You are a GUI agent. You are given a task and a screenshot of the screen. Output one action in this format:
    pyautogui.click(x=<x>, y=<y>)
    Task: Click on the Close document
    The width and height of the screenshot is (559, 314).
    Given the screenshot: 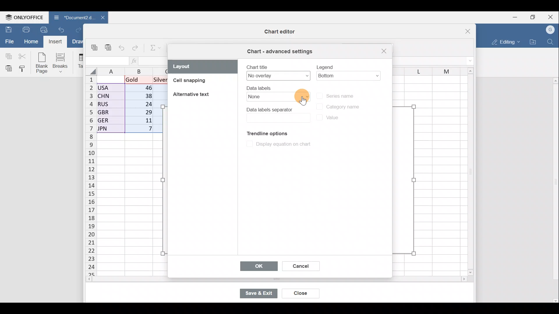 What is the action you would take?
    pyautogui.click(x=102, y=18)
    